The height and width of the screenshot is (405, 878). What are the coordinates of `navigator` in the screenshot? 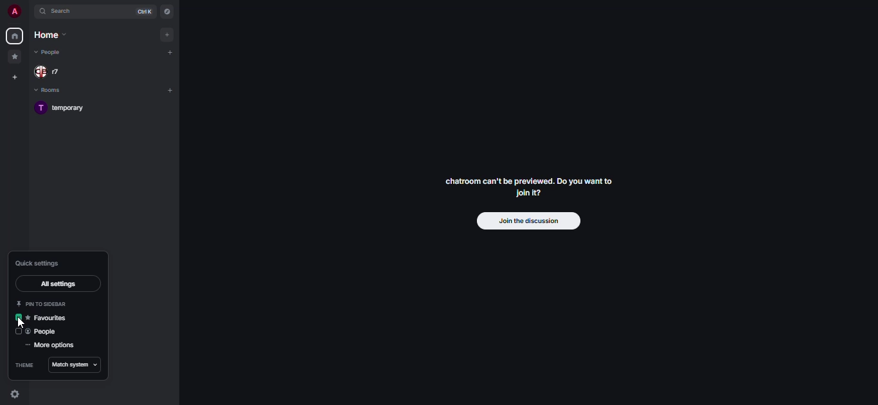 It's located at (169, 12).